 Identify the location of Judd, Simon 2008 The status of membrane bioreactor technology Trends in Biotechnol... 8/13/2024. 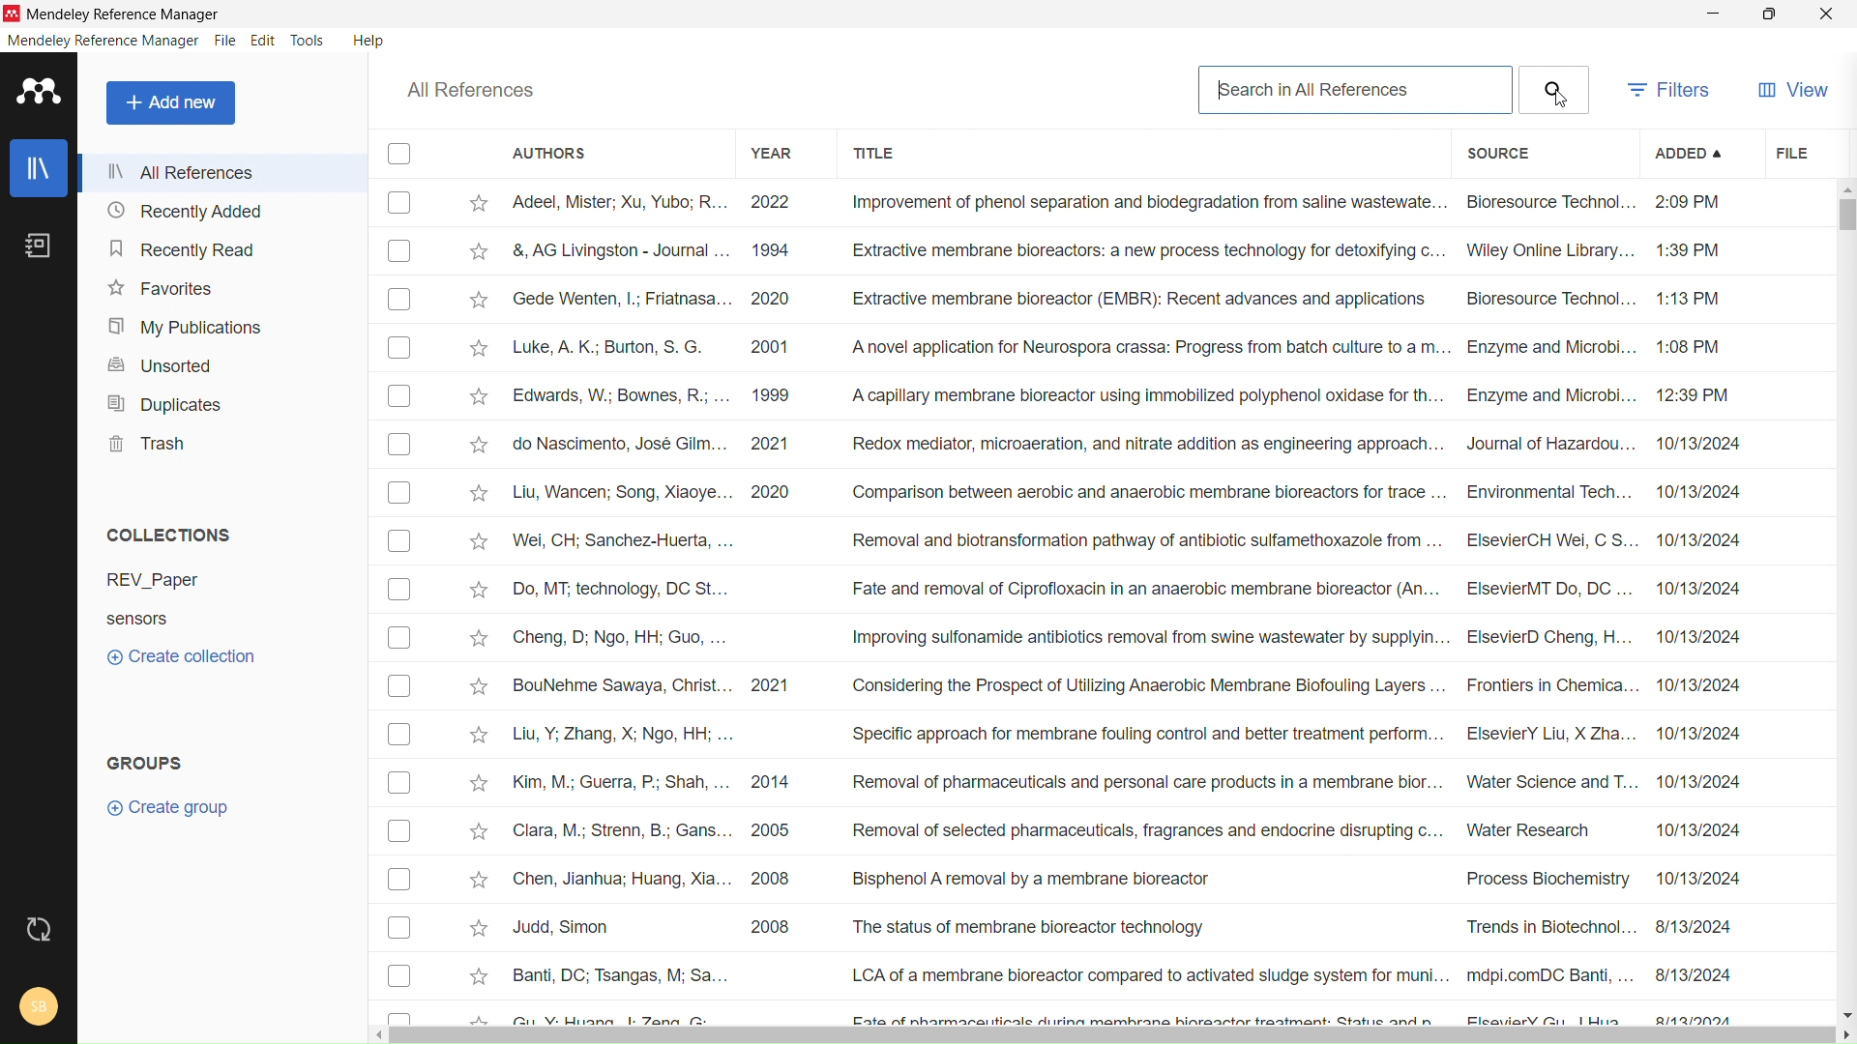
(1118, 925).